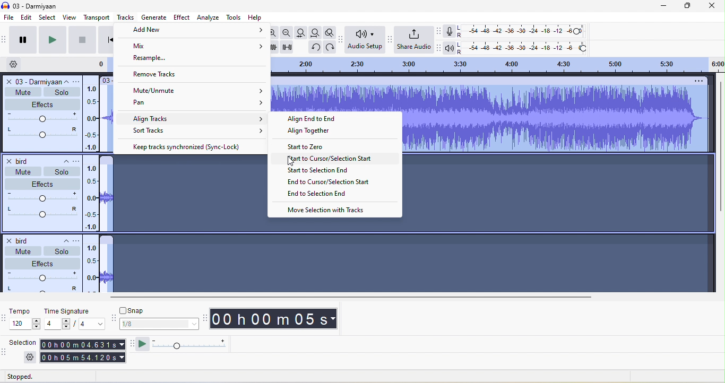 The width and height of the screenshot is (725, 383). I want to click on playback level, so click(525, 48).